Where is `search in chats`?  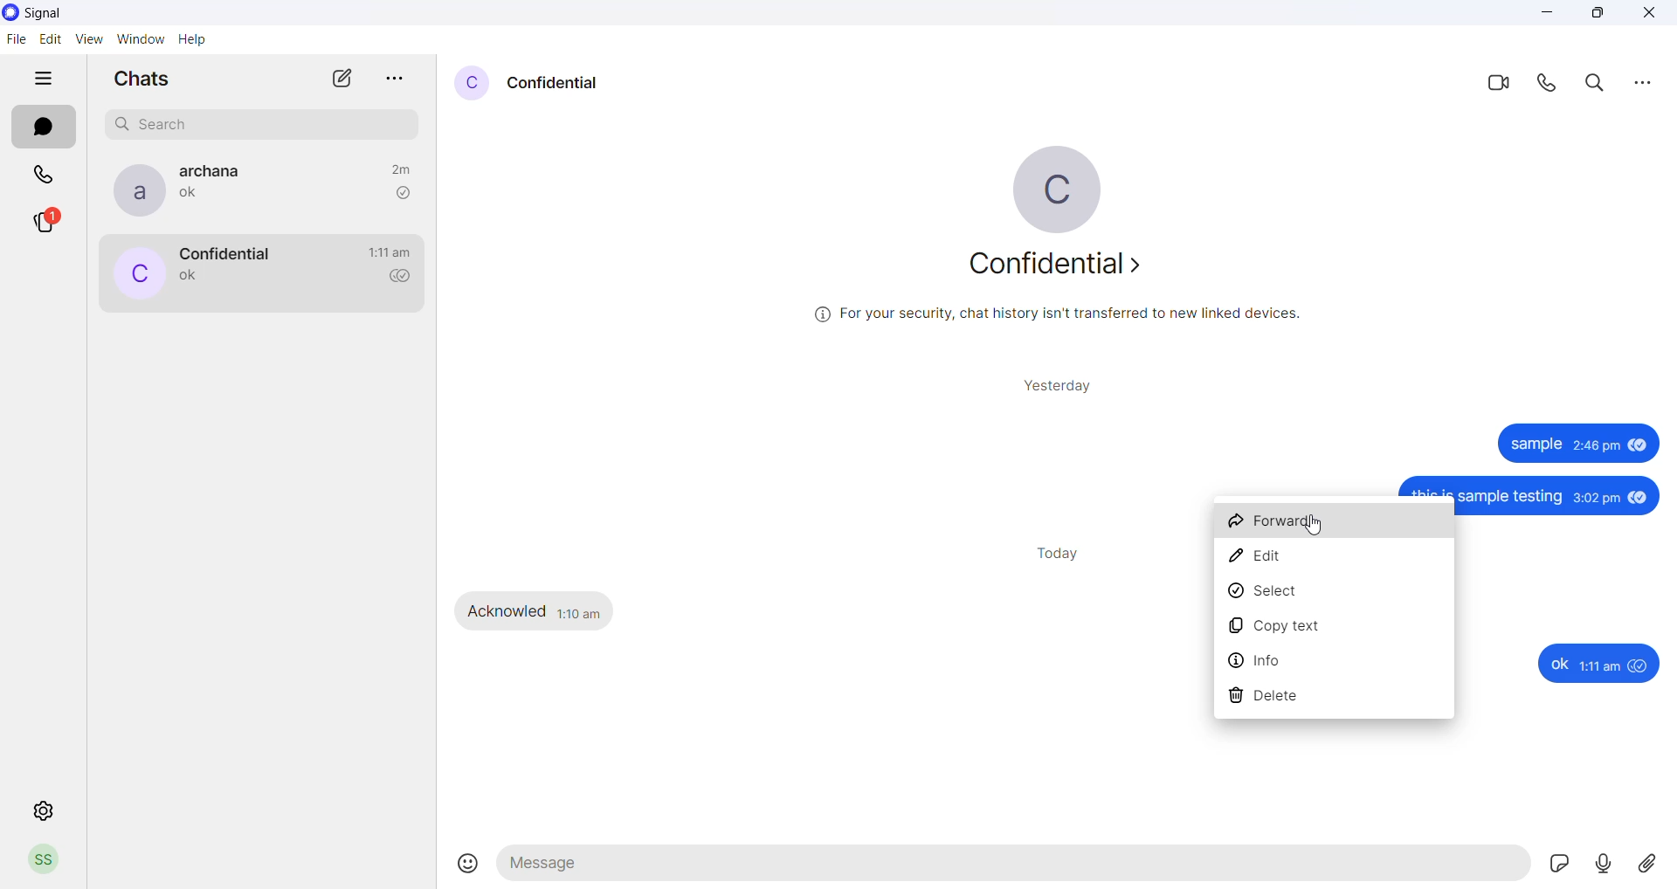
search in chats is located at coordinates (1599, 83).